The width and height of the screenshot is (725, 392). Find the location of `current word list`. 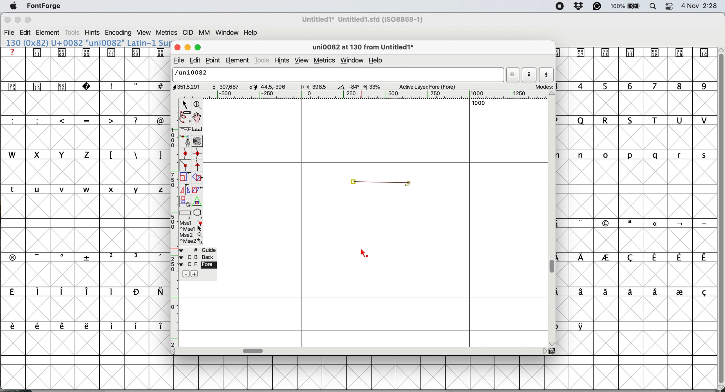

current word list is located at coordinates (512, 75).